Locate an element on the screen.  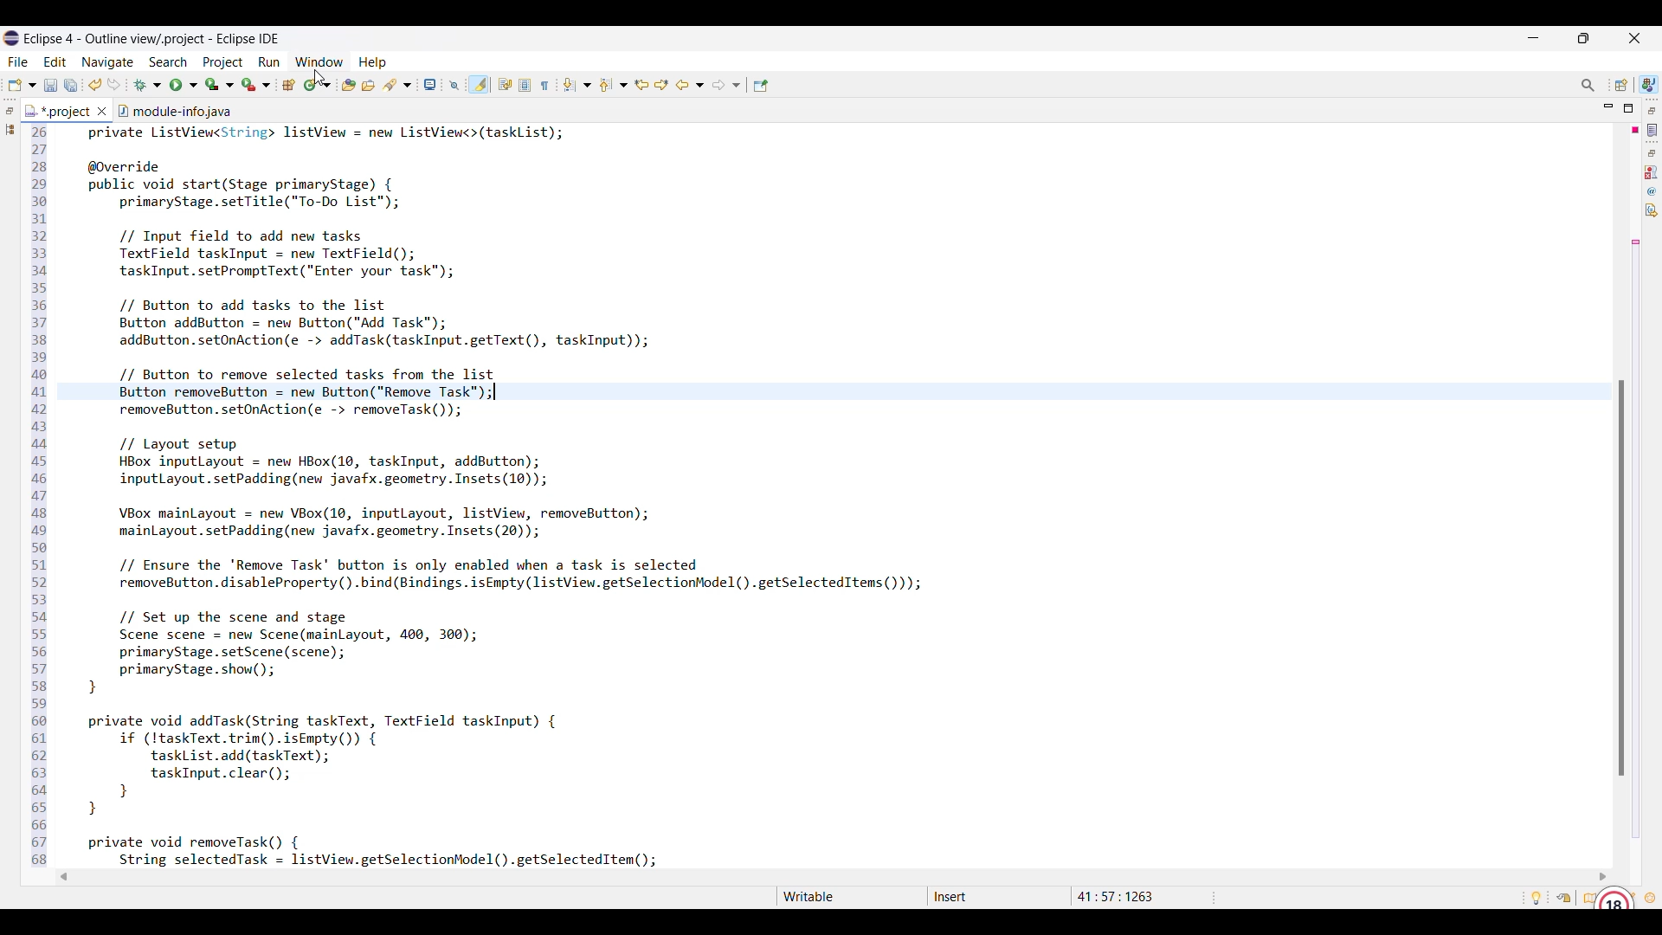
Toggle block selection mode is located at coordinates (525, 85).